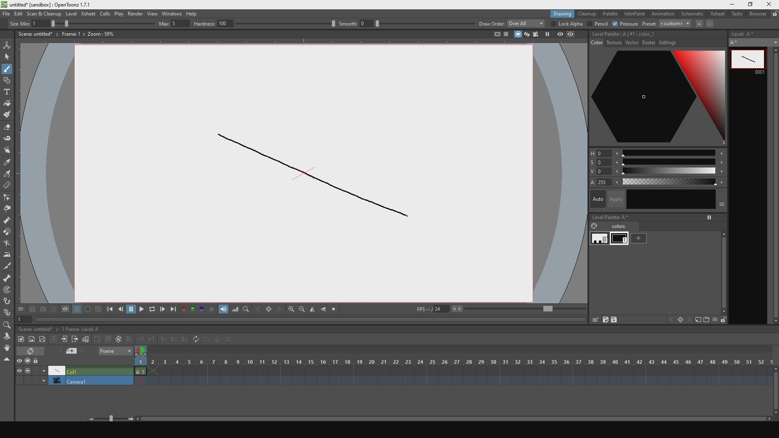 This screenshot has width=779, height=438. Describe the element at coordinates (75, 352) in the screenshot. I see `previous and next file` at that location.